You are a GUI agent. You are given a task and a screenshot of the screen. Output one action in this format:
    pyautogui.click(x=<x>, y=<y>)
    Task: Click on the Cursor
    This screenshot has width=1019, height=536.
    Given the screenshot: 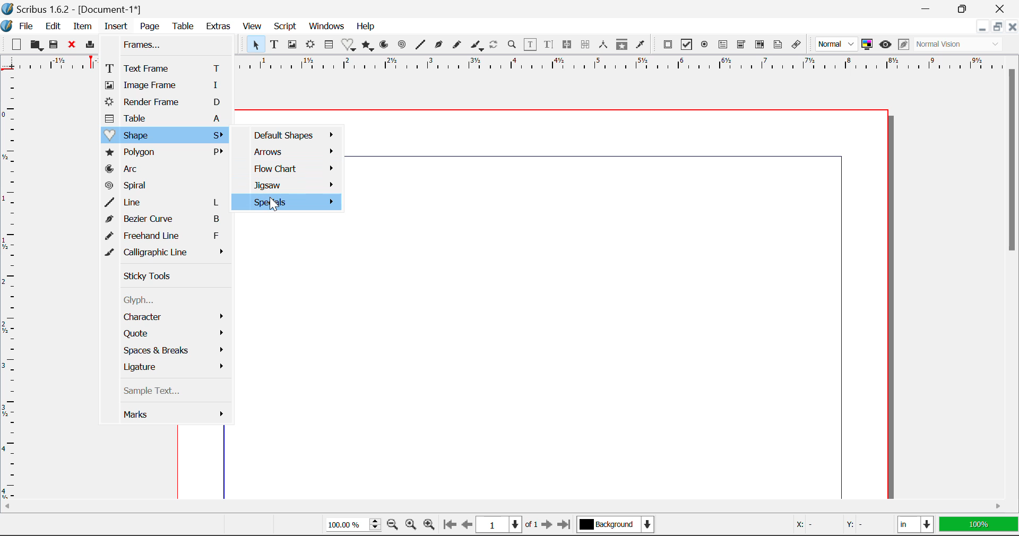 What is the action you would take?
    pyautogui.click(x=273, y=205)
    